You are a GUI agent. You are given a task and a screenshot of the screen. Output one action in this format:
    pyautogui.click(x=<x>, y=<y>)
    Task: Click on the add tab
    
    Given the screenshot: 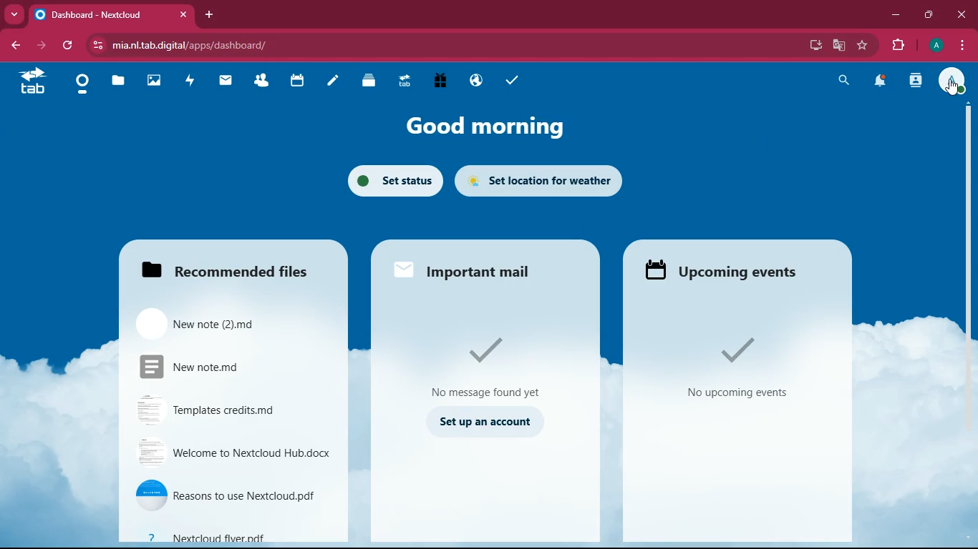 What is the action you would take?
    pyautogui.click(x=209, y=15)
    